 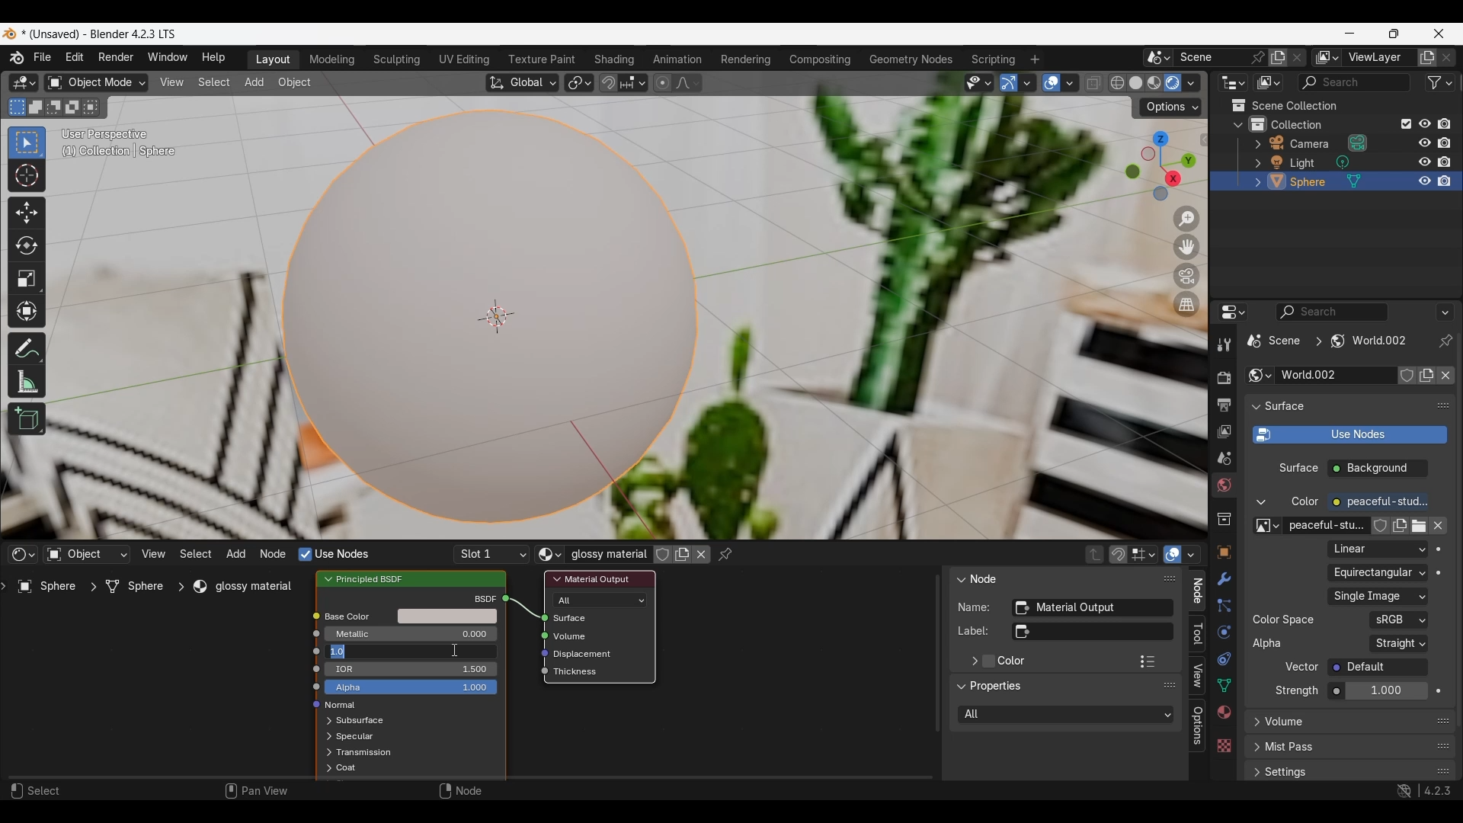 I want to click on Select, so click(x=37, y=790).